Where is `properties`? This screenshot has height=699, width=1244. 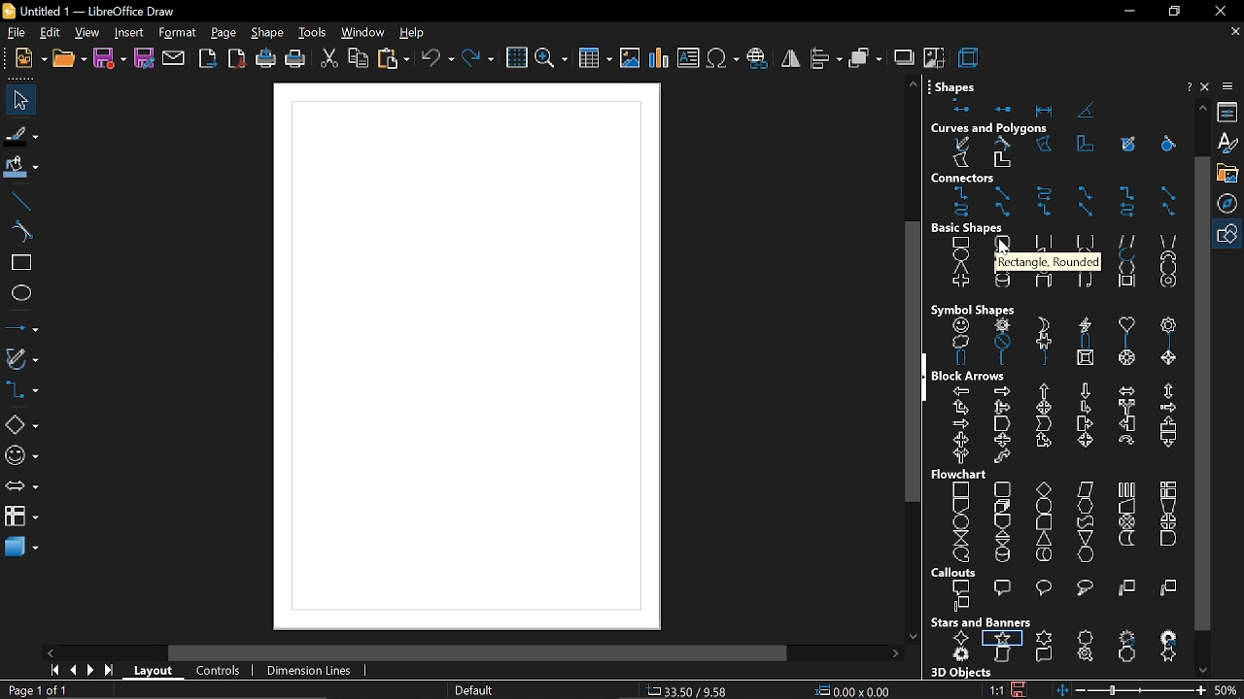 properties is located at coordinates (1230, 113).